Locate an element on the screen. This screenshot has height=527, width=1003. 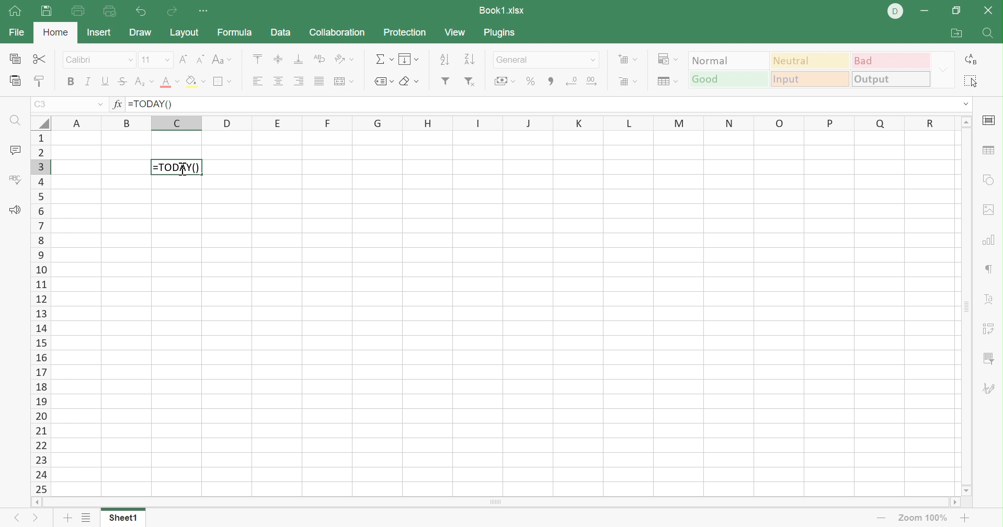
Quick Print is located at coordinates (111, 13).